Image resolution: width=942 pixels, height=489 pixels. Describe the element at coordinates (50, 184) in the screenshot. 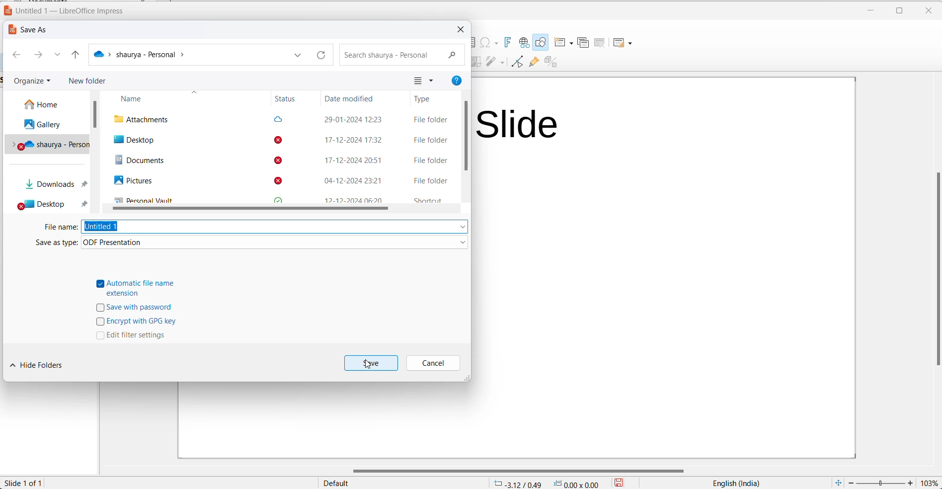

I see `downloads` at that location.